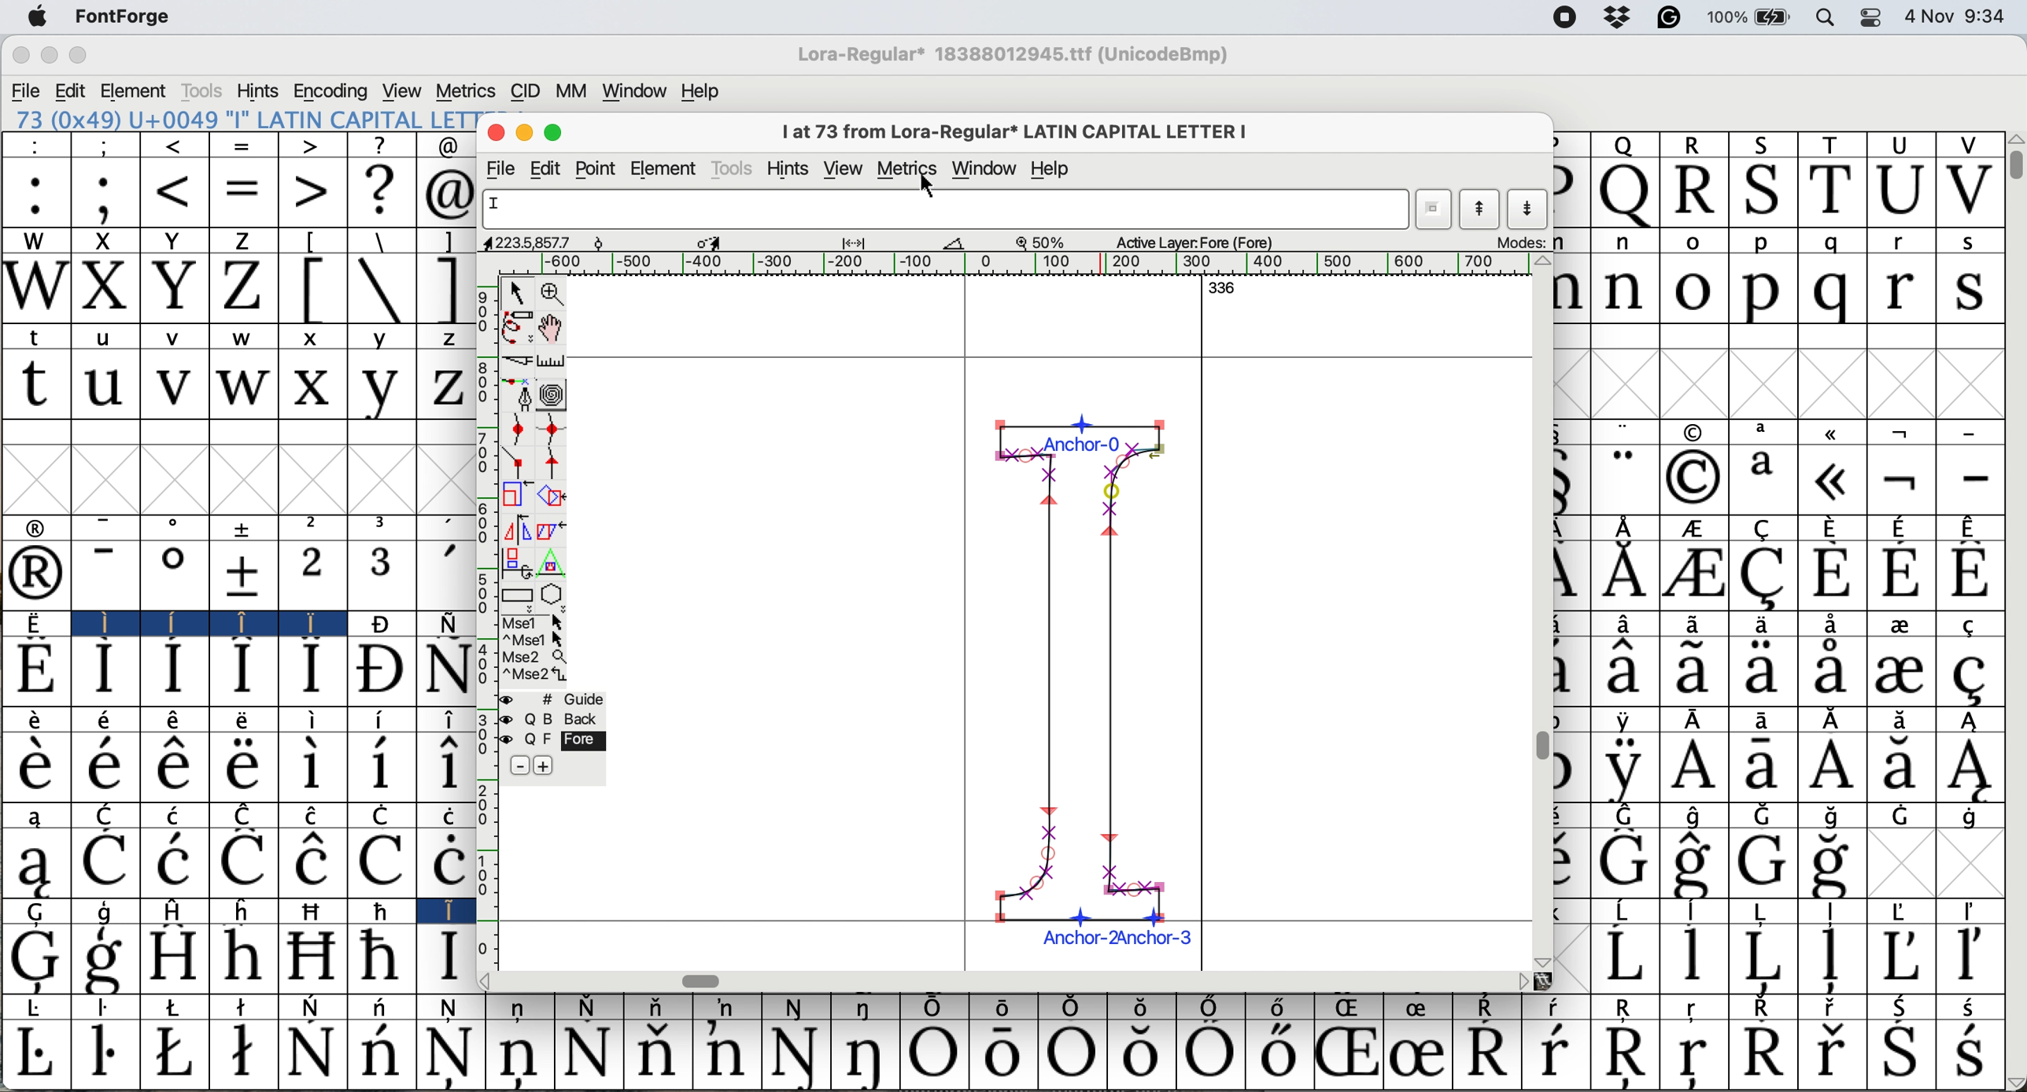 This screenshot has height=1092, width=2027. What do you see at coordinates (600, 168) in the screenshot?
I see `point` at bounding box center [600, 168].